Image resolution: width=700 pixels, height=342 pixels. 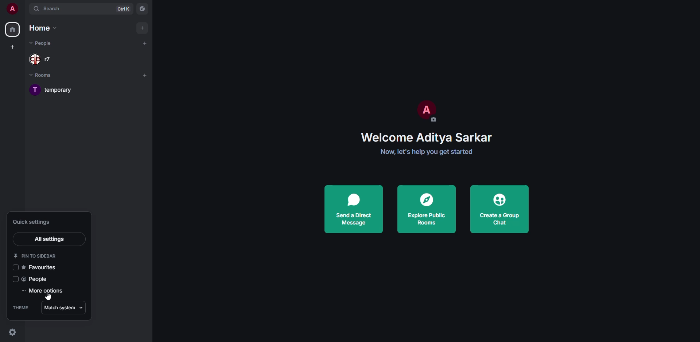 What do you see at coordinates (63, 307) in the screenshot?
I see `match system` at bounding box center [63, 307].